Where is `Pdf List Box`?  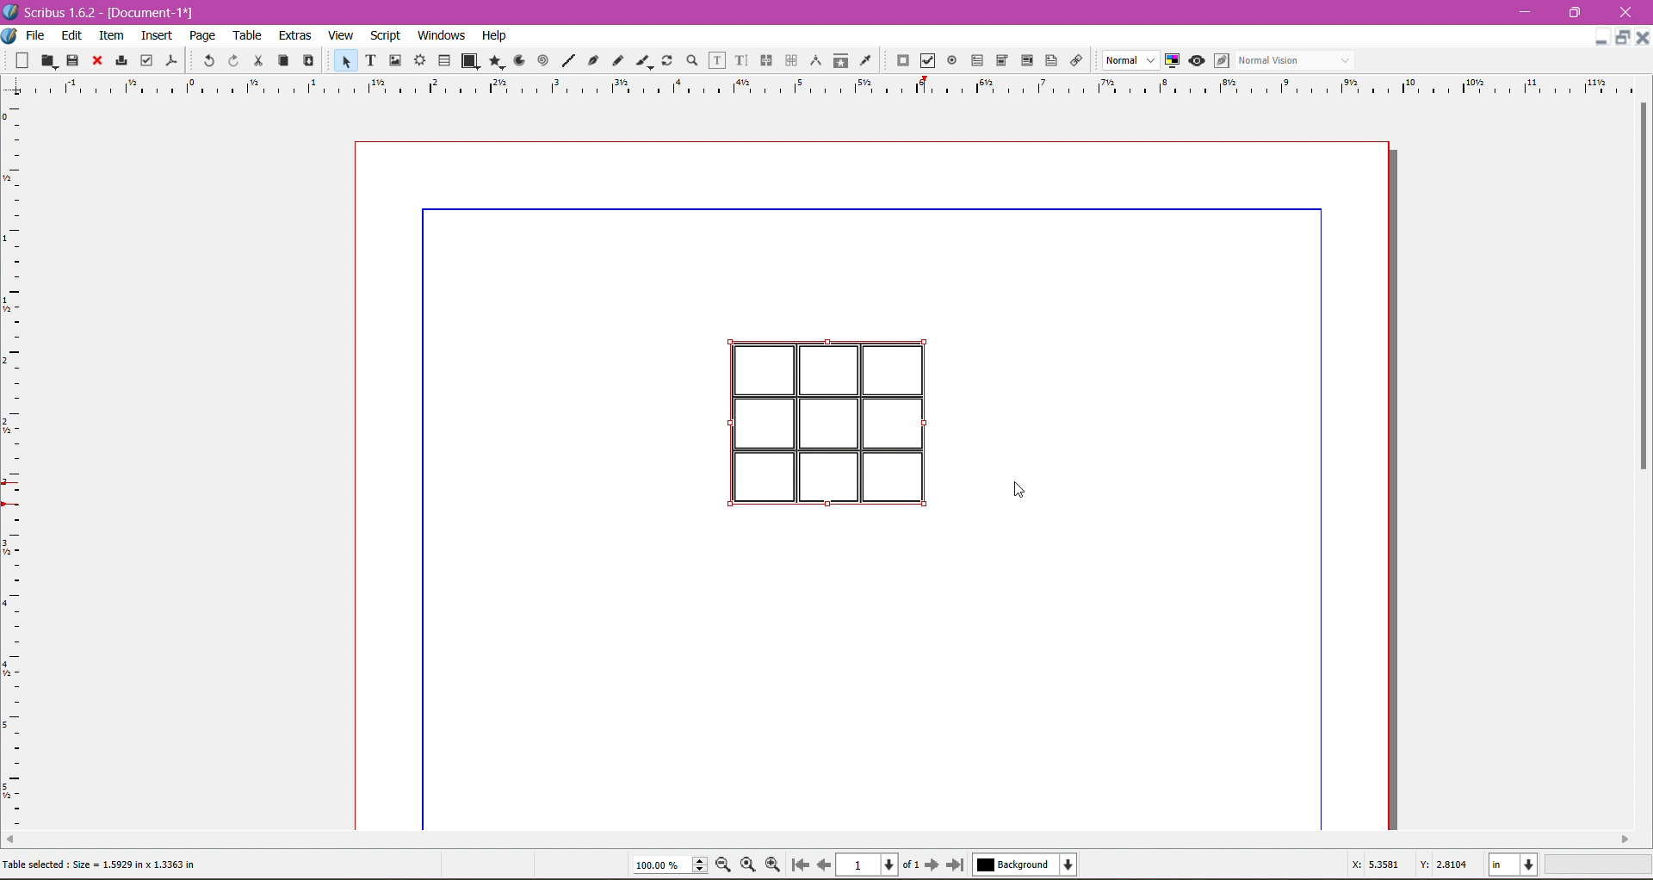 Pdf List Box is located at coordinates (1025, 61).